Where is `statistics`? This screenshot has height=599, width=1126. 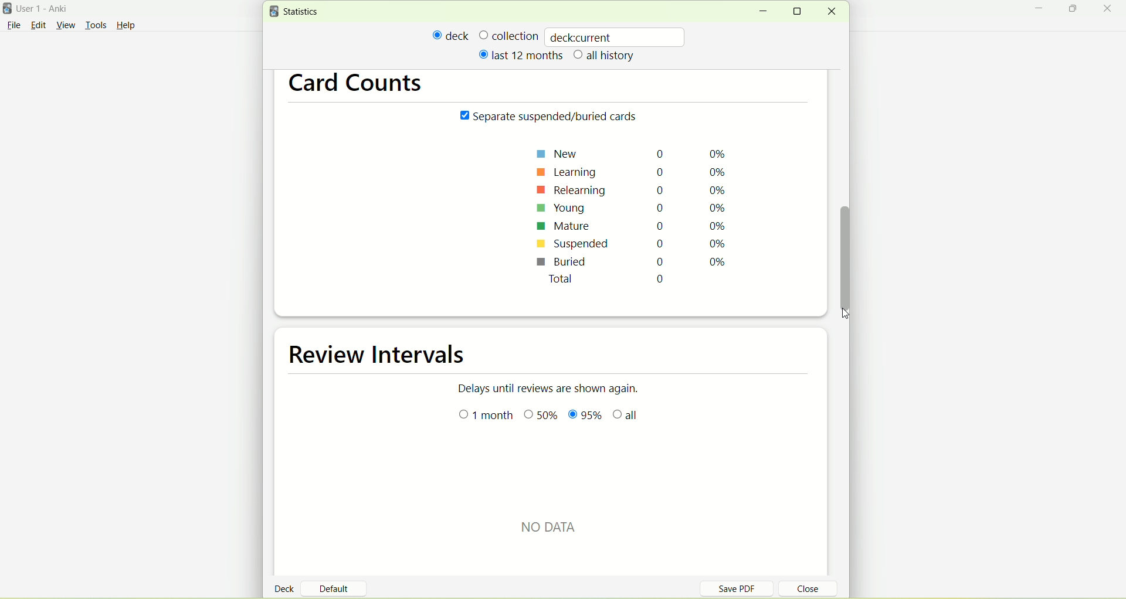 statistics is located at coordinates (297, 12).